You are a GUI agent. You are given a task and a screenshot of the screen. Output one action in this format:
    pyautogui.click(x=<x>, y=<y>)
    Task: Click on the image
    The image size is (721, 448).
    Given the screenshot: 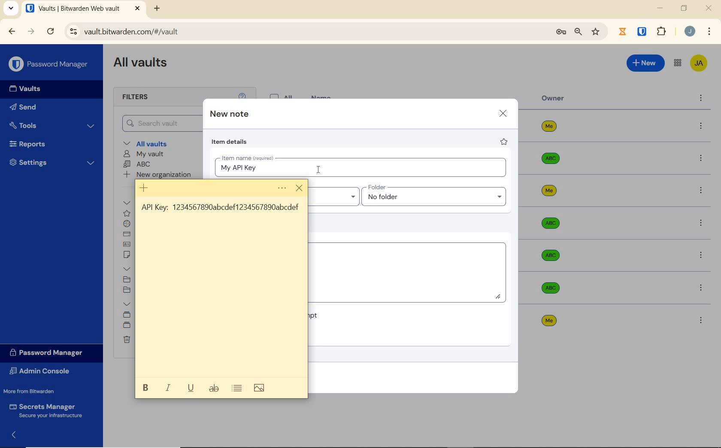 What is the action you would take?
    pyautogui.click(x=259, y=388)
    